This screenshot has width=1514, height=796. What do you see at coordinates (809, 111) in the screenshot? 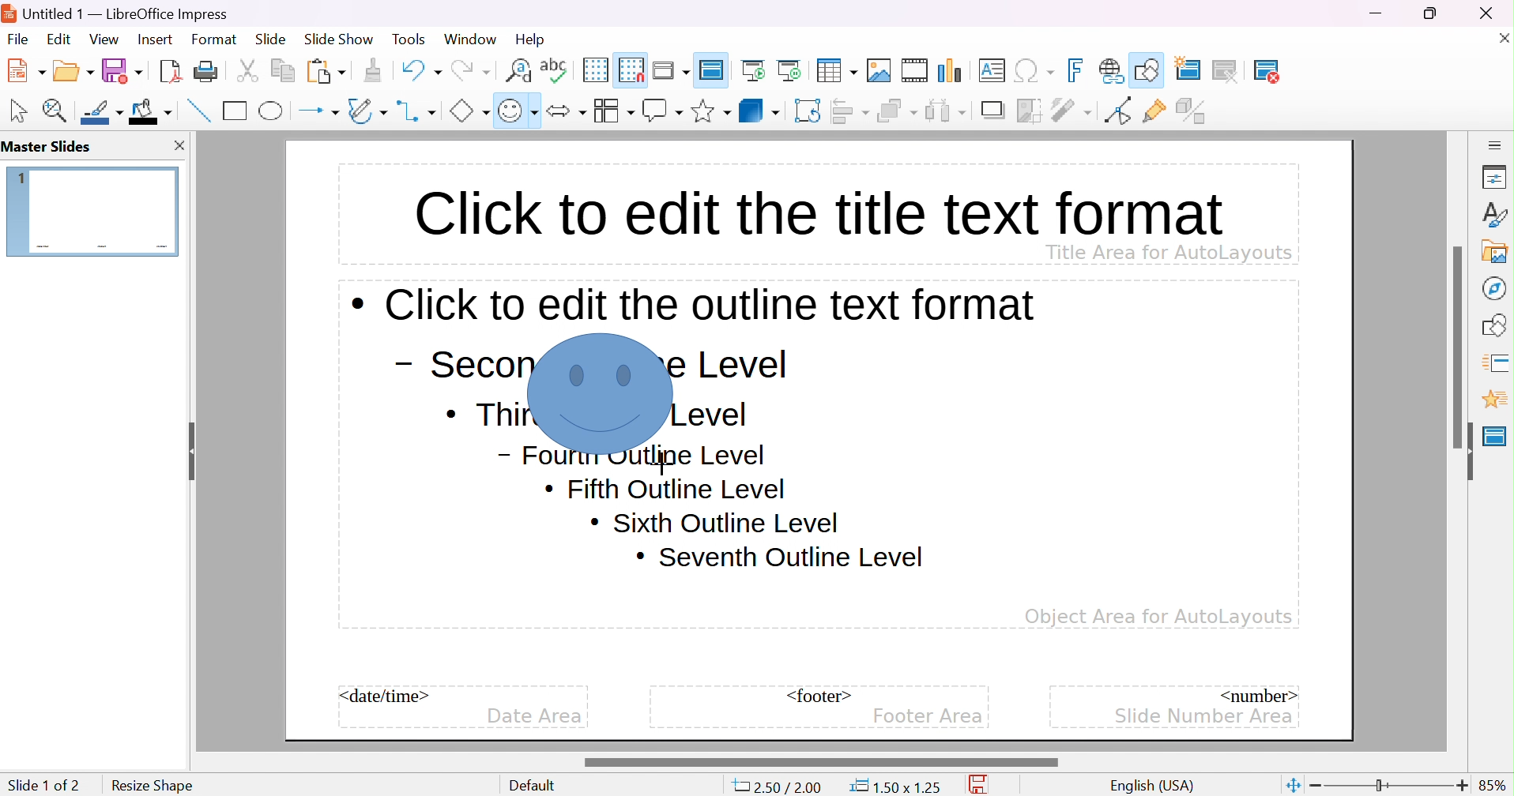
I see `rotate` at bounding box center [809, 111].